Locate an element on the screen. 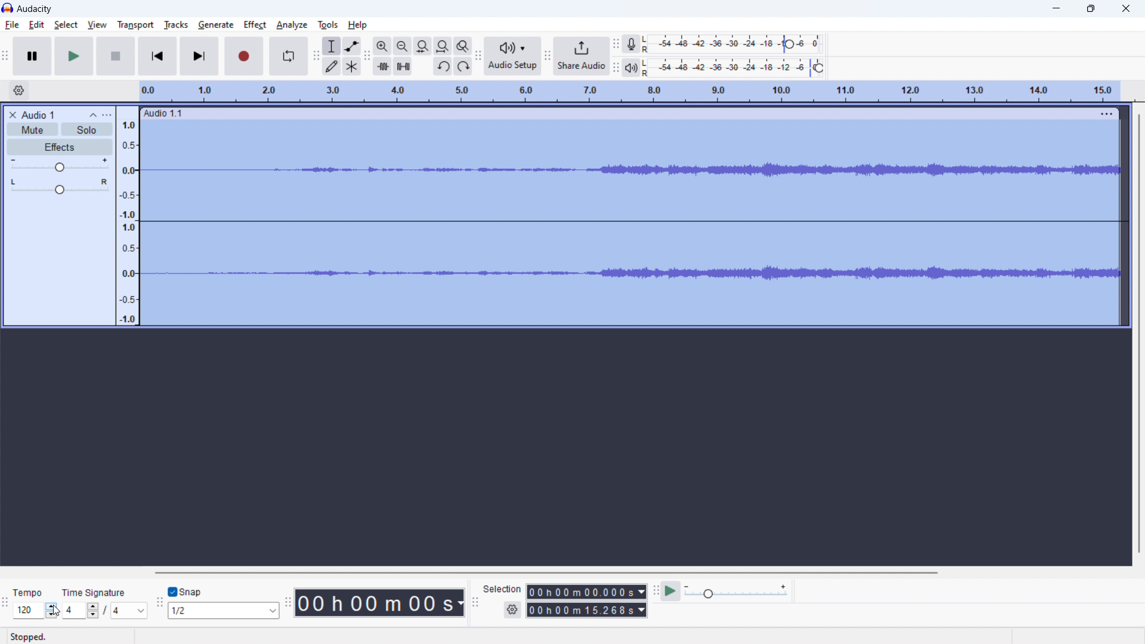 This screenshot has height=644, width=1145. enable looping is located at coordinates (289, 56).